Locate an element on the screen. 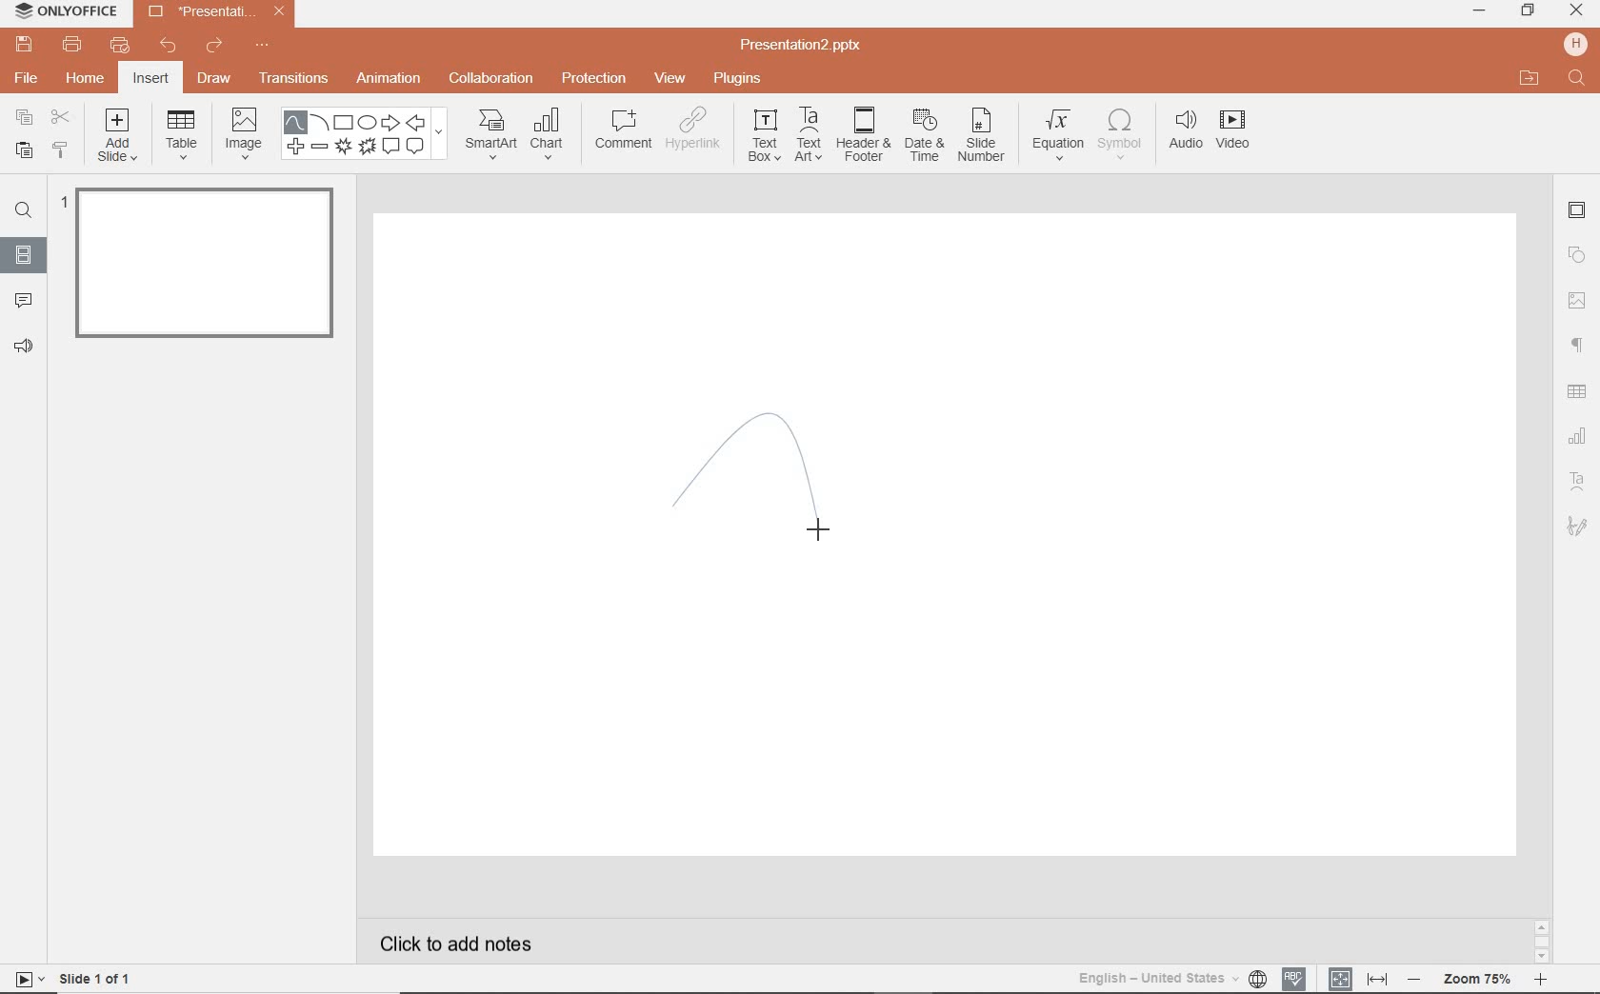 Image resolution: width=1600 pixels, height=994 pixels. SLIDE SETTINGS is located at coordinates (1578, 211).